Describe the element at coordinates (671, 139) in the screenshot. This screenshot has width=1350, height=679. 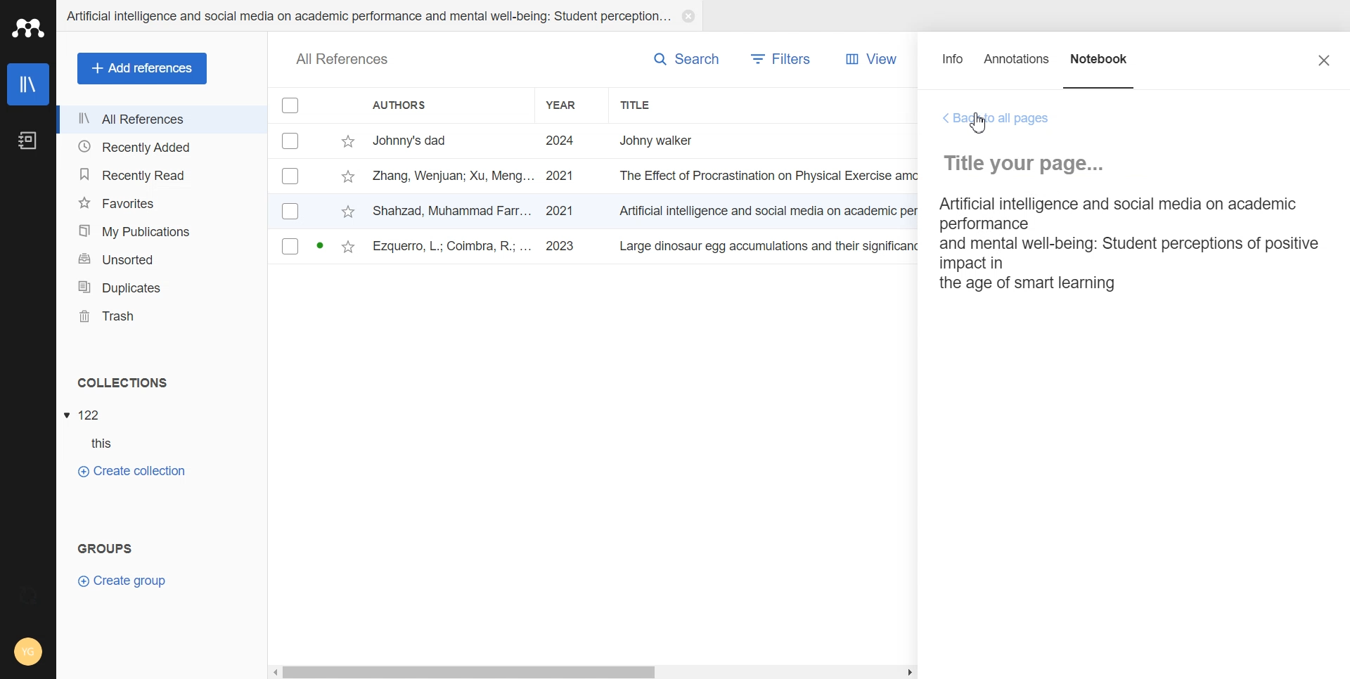
I see `Johny walker` at that location.